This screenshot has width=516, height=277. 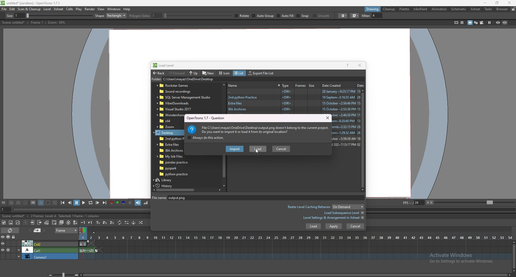 What do you see at coordinates (210, 79) in the screenshot?
I see `folder` at bounding box center [210, 79].